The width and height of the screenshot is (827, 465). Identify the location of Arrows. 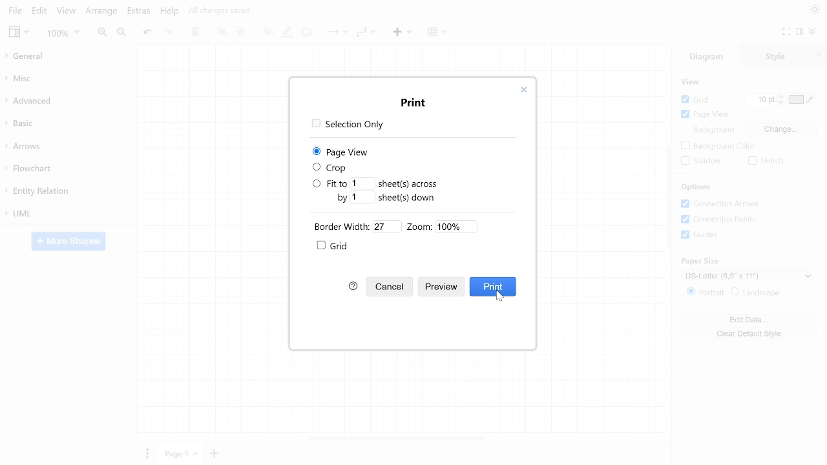
(68, 145).